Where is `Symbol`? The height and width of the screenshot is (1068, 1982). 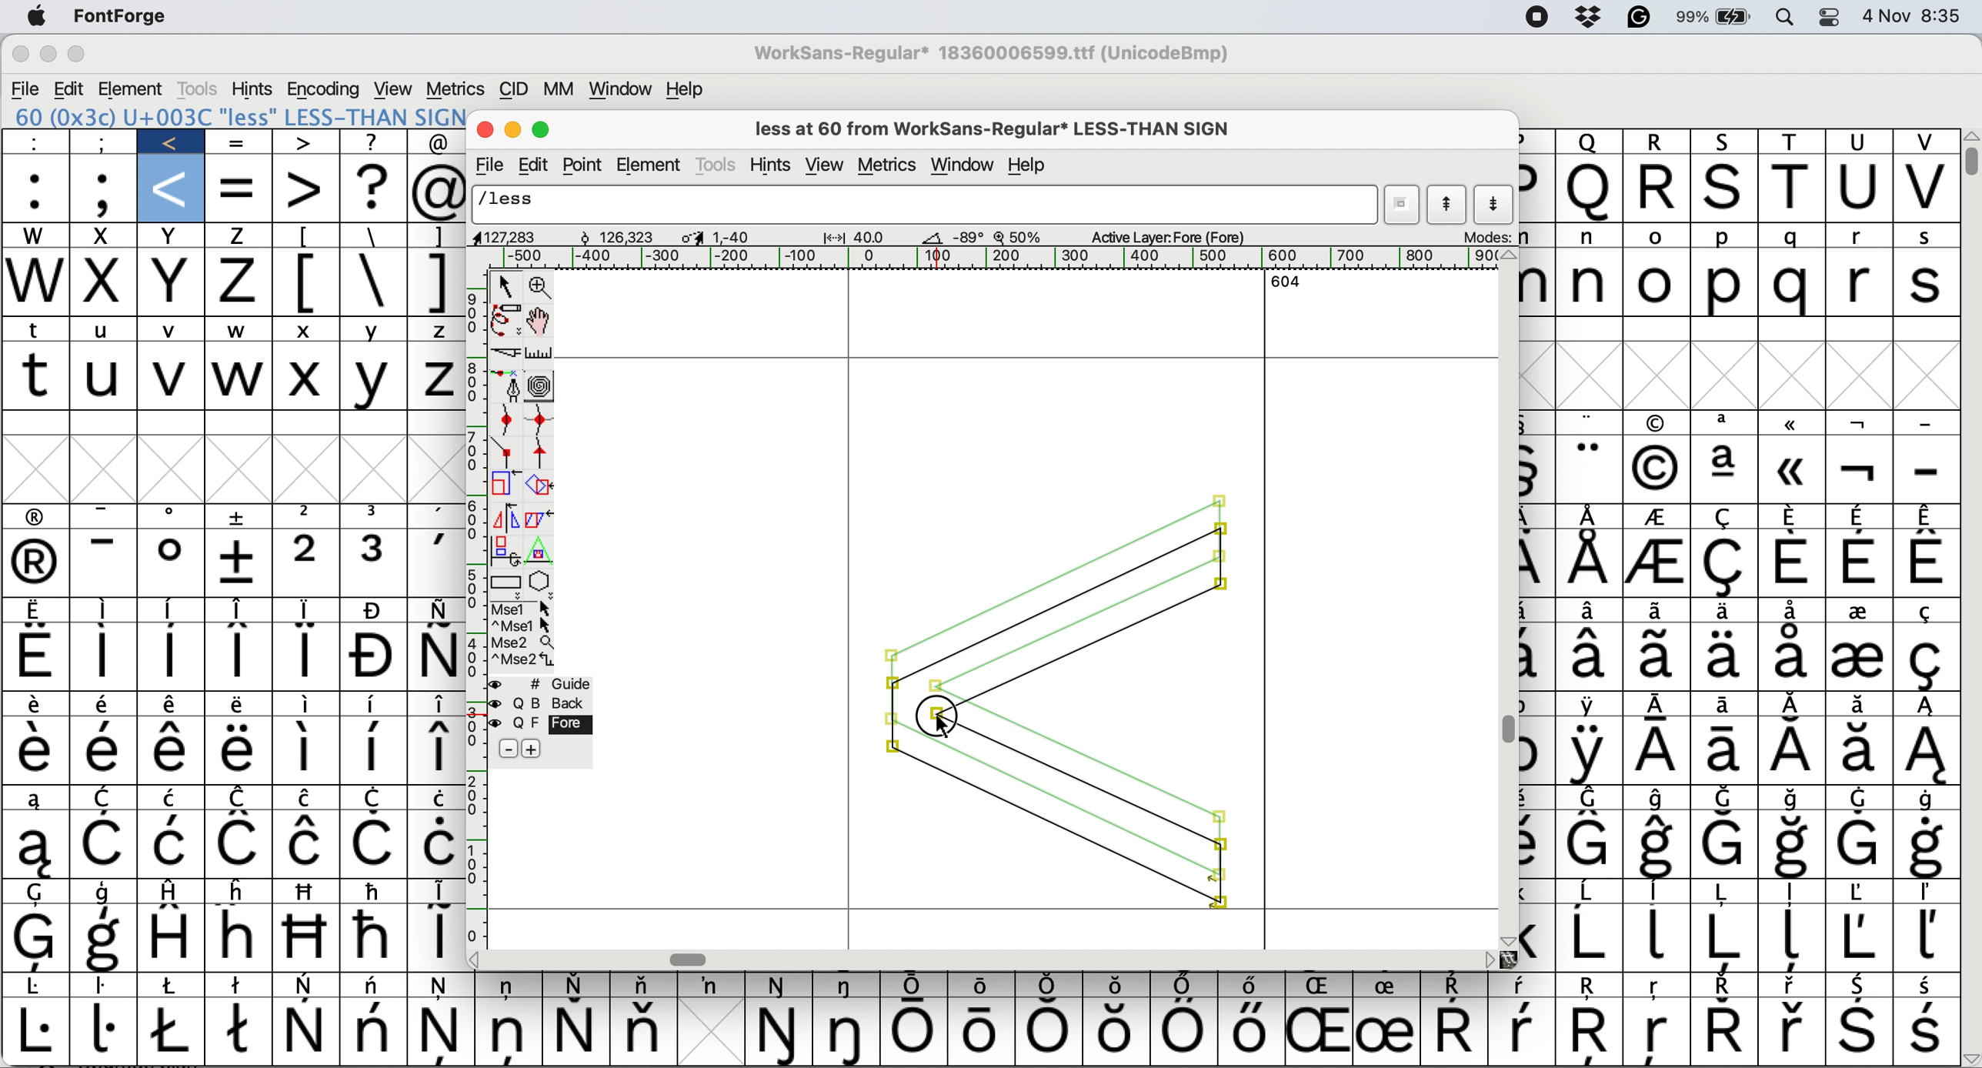
Symbol is located at coordinates (1657, 609).